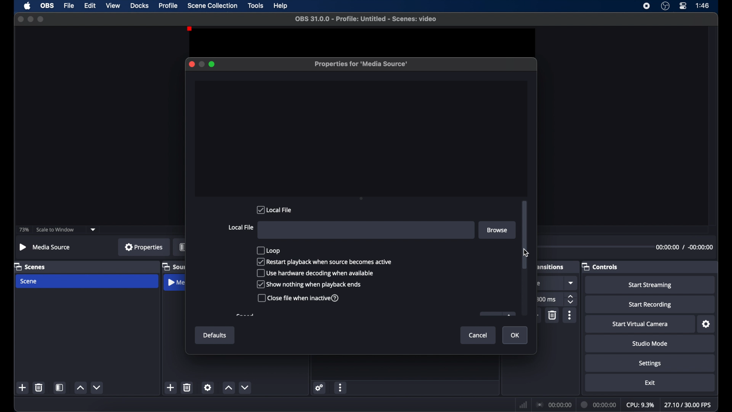 This screenshot has height=412, width=732. What do you see at coordinates (640, 405) in the screenshot?
I see `cpu` at bounding box center [640, 405].